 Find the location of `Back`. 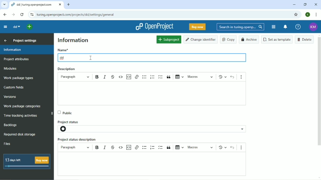

Back is located at coordinates (5, 40).